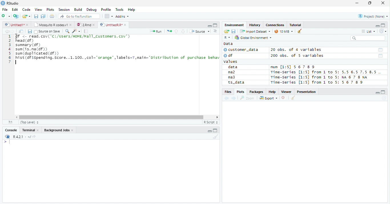 This screenshot has height=204, width=390. Describe the element at coordinates (235, 25) in the screenshot. I see `Environment` at that location.